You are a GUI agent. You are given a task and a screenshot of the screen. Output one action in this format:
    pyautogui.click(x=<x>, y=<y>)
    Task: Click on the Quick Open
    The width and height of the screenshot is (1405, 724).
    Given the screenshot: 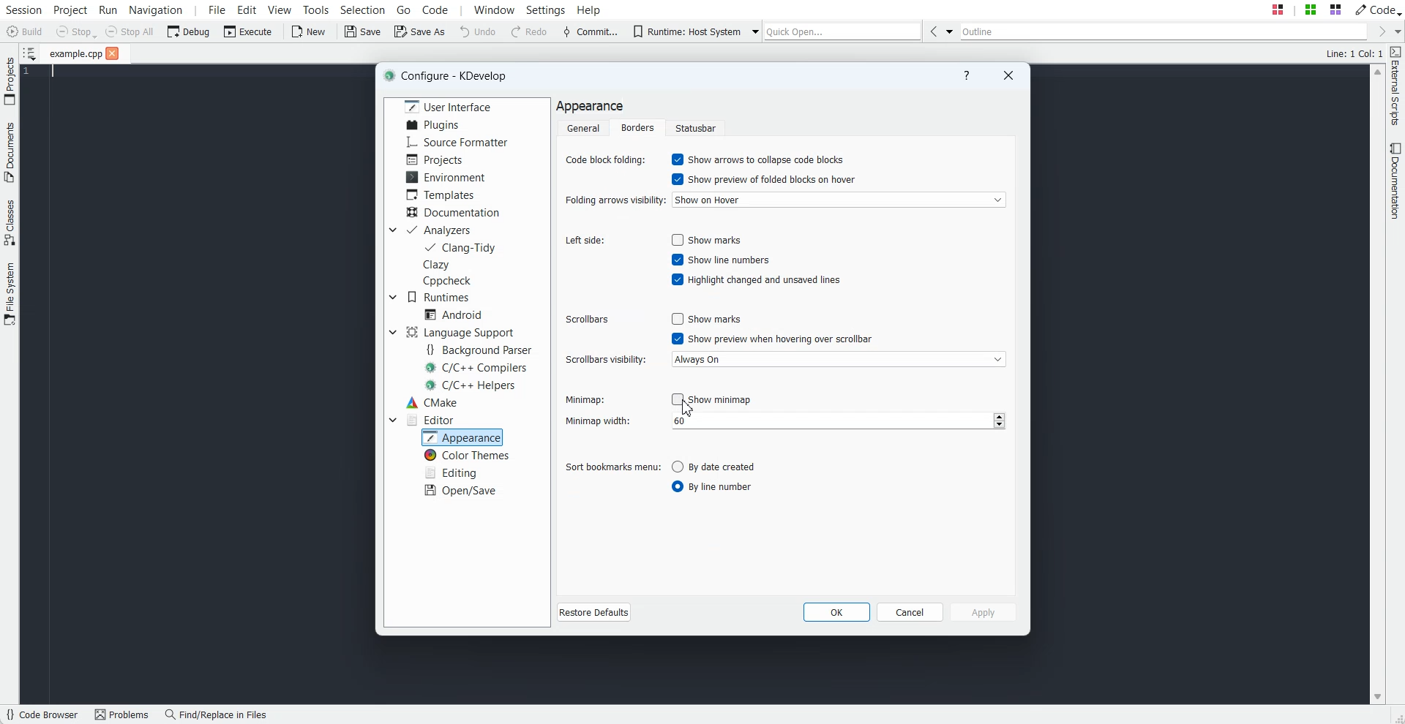 What is the action you would take?
    pyautogui.click(x=844, y=31)
    